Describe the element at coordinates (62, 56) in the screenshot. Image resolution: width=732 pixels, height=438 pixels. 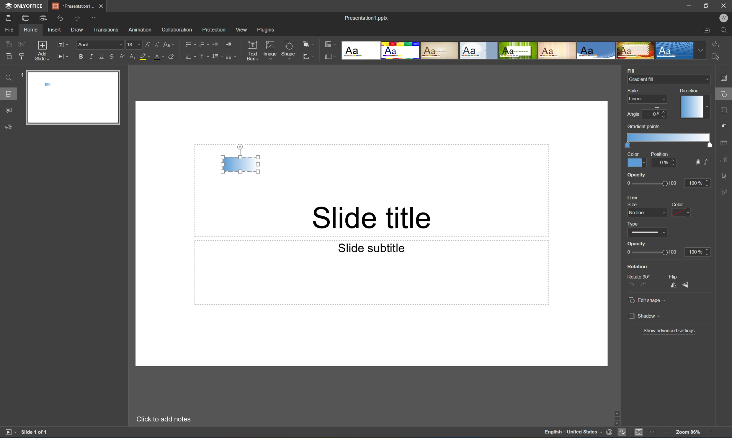
I see `Start slideshow` at that location.